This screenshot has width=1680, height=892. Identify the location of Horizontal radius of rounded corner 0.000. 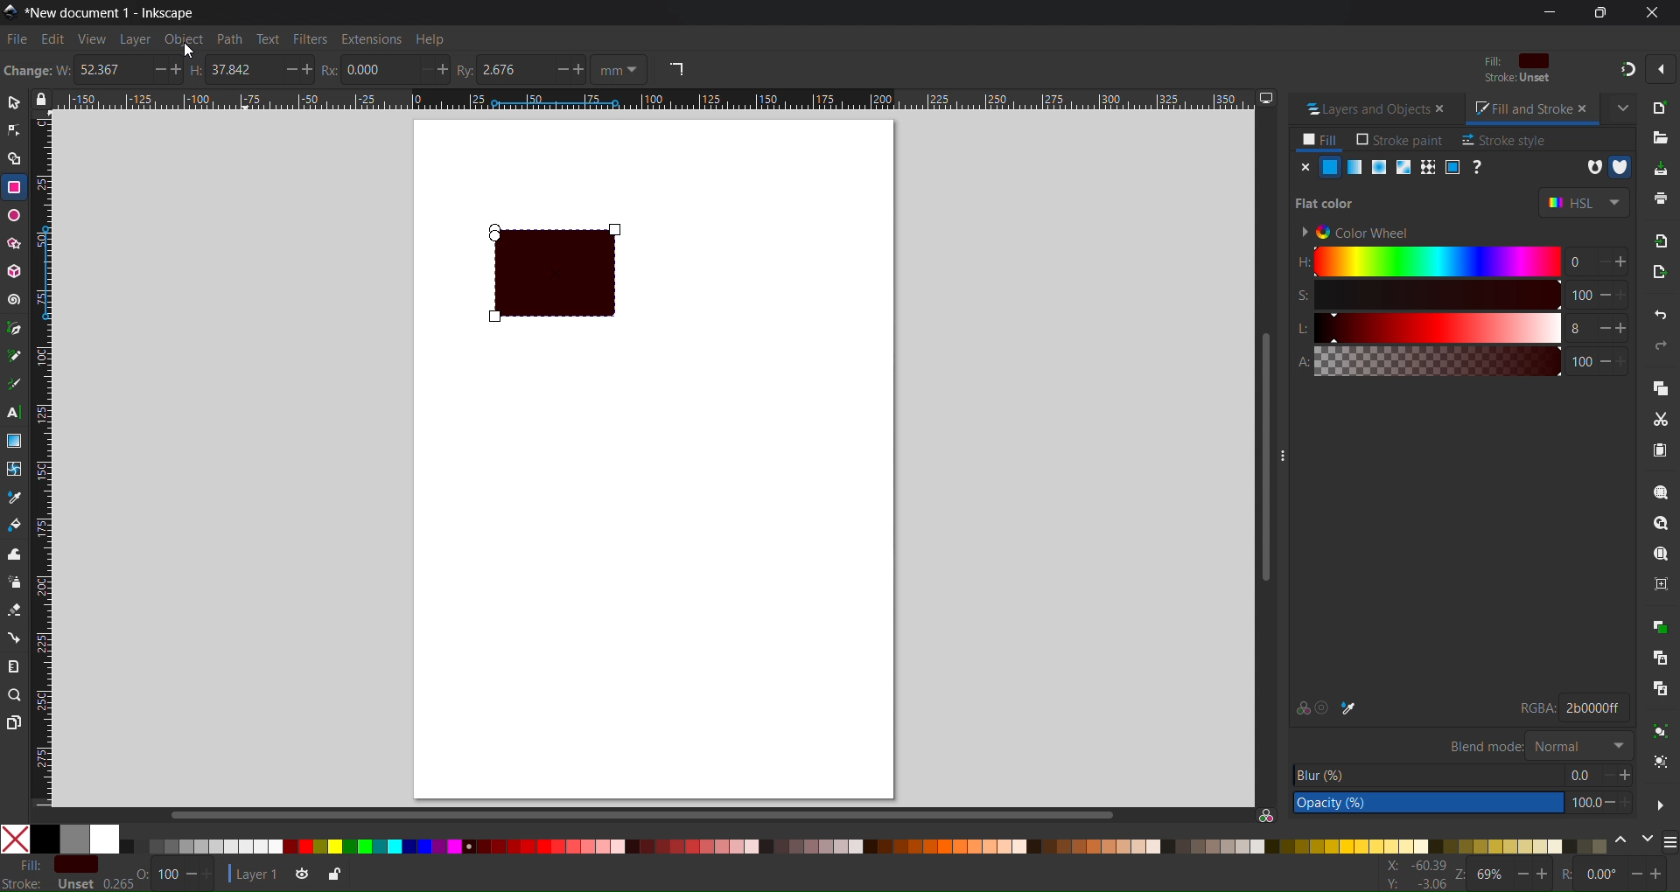
(375, 69).